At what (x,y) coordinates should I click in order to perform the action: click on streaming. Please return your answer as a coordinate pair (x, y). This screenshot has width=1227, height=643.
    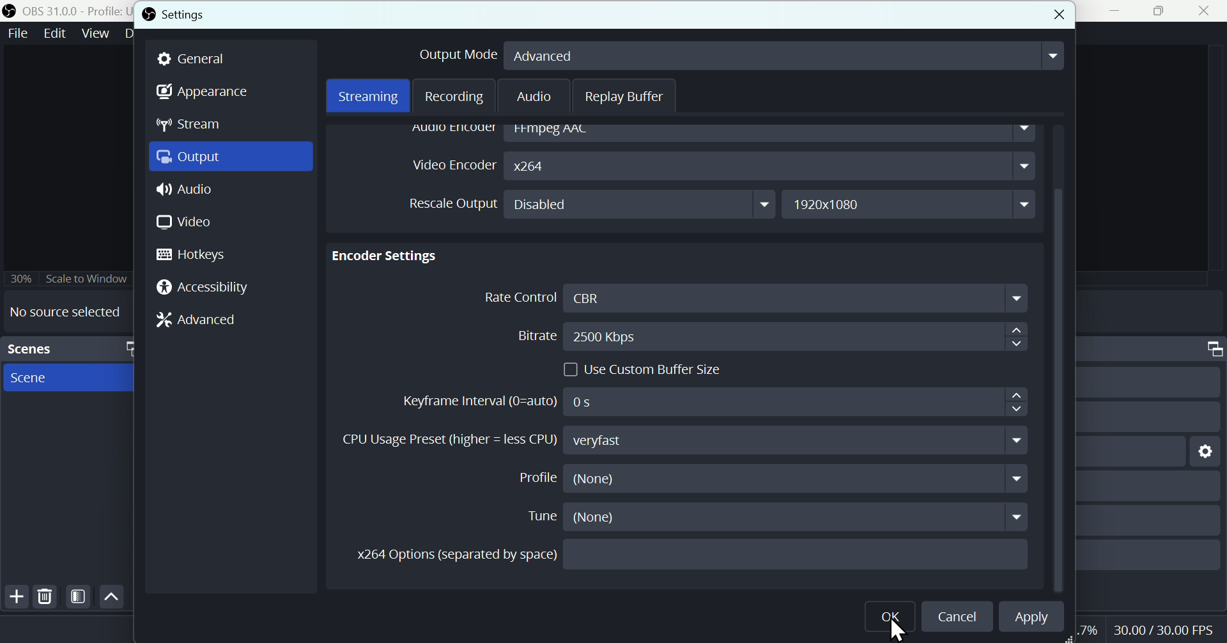
    Looking at the image, I should click on (368, 97).